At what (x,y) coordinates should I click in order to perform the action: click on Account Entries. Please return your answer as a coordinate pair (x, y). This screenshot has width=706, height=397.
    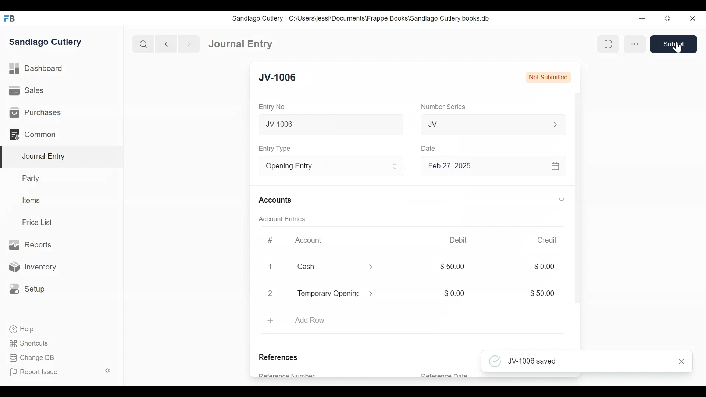
    Looking at the image, I should click on (281, 219).